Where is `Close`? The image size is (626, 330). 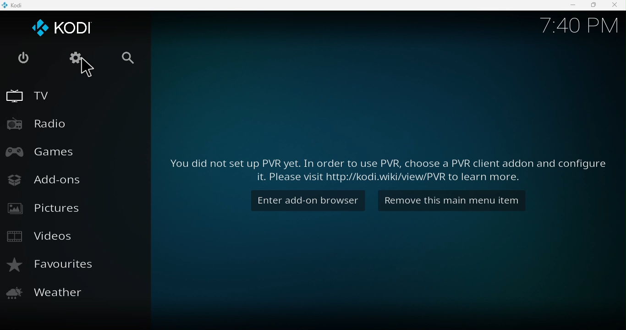
Close is located at coordinates (614, 5).